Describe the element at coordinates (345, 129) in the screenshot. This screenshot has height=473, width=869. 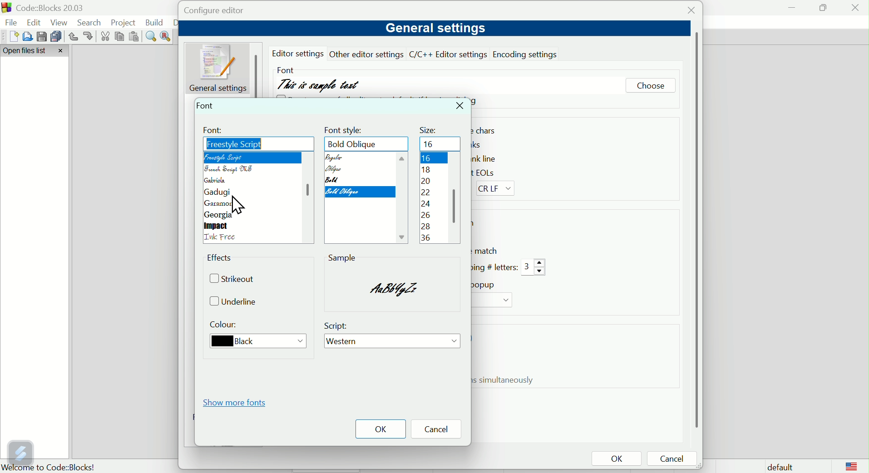
I see `font style` at that location.